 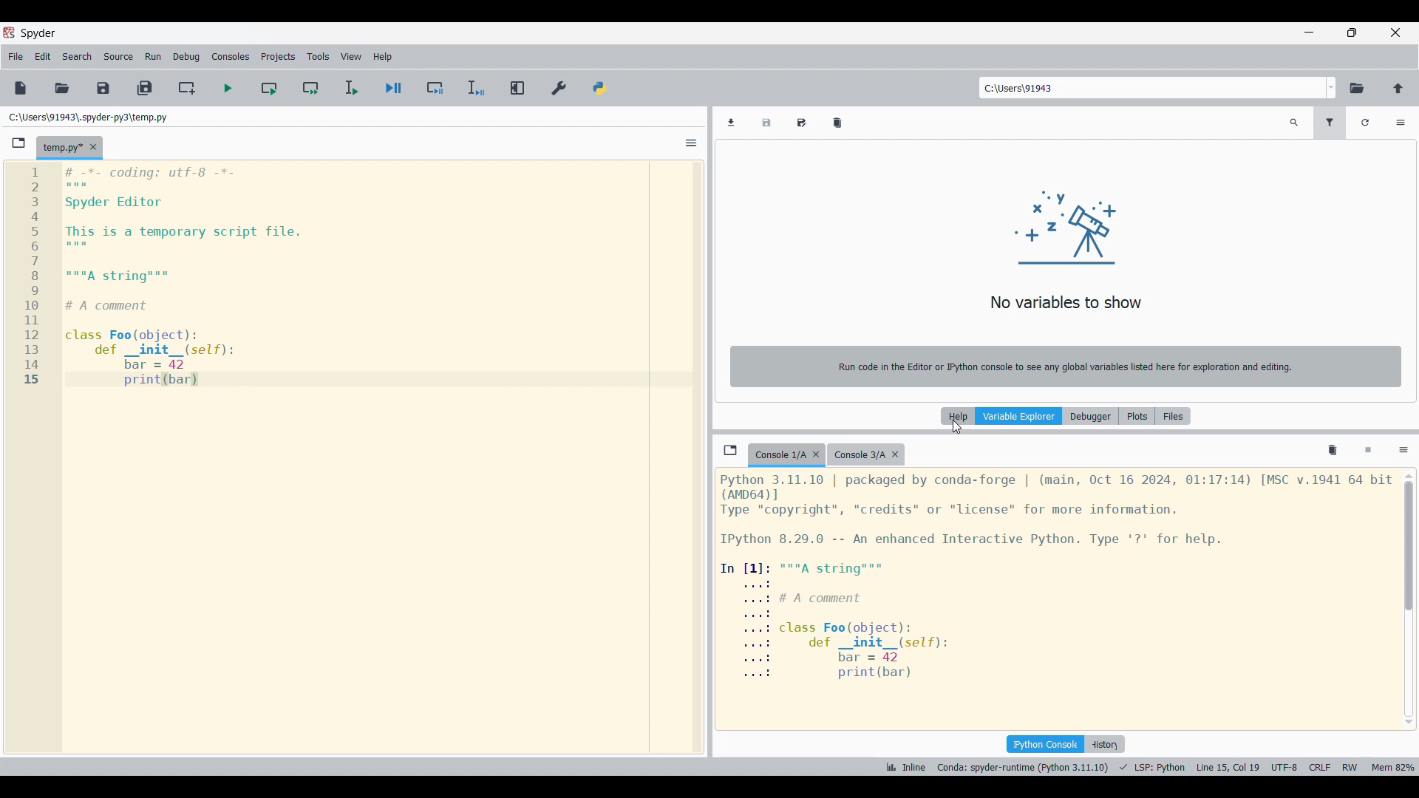 I want to click on Import data, so click(x=731, y=123).